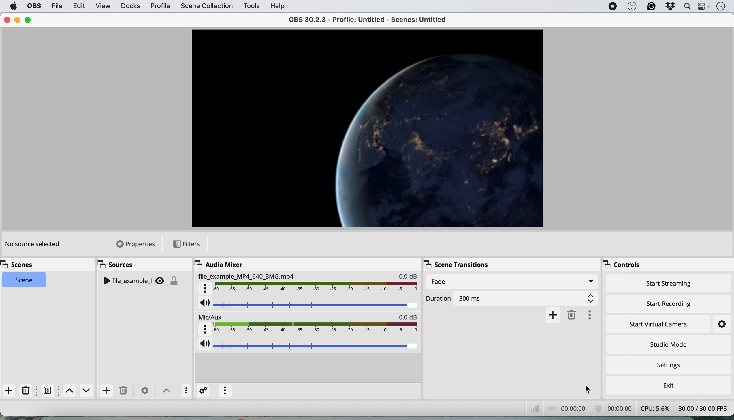 The height and width of the screenshot is (420, 734). Describe the element at coordinates (206, 7) in the screenshot. I see `scene collection` at that location.